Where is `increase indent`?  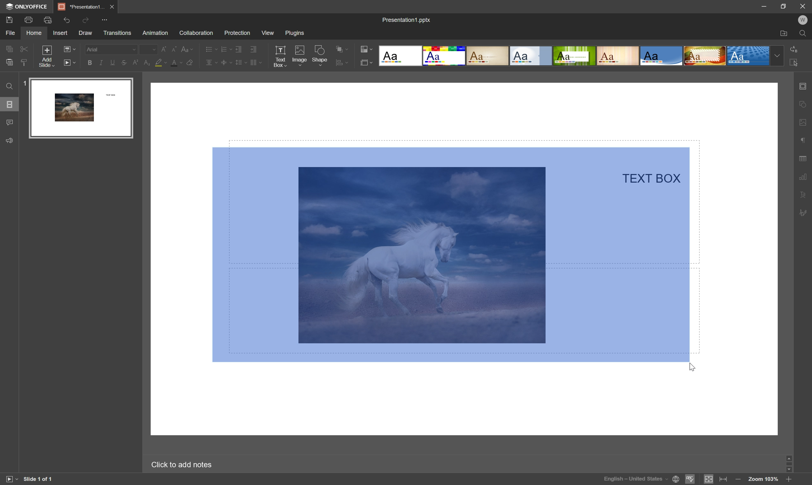
increase indent is located at coordinates (254, 49).